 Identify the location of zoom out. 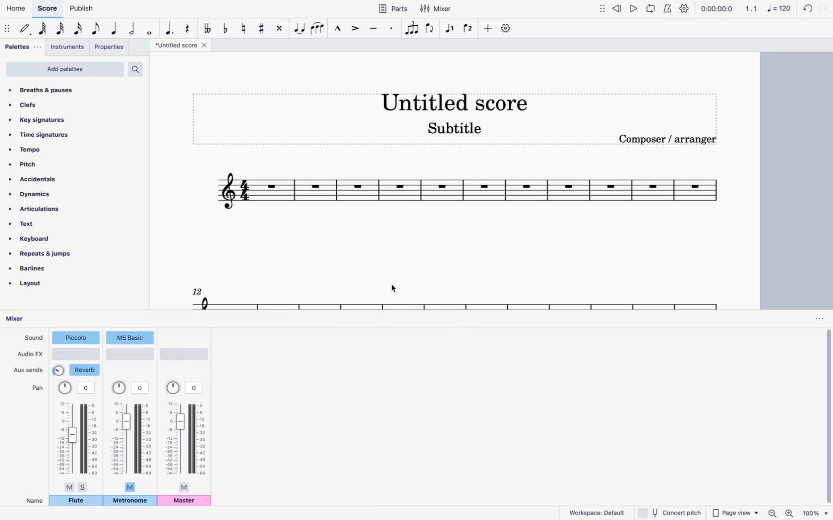
(774, 513).